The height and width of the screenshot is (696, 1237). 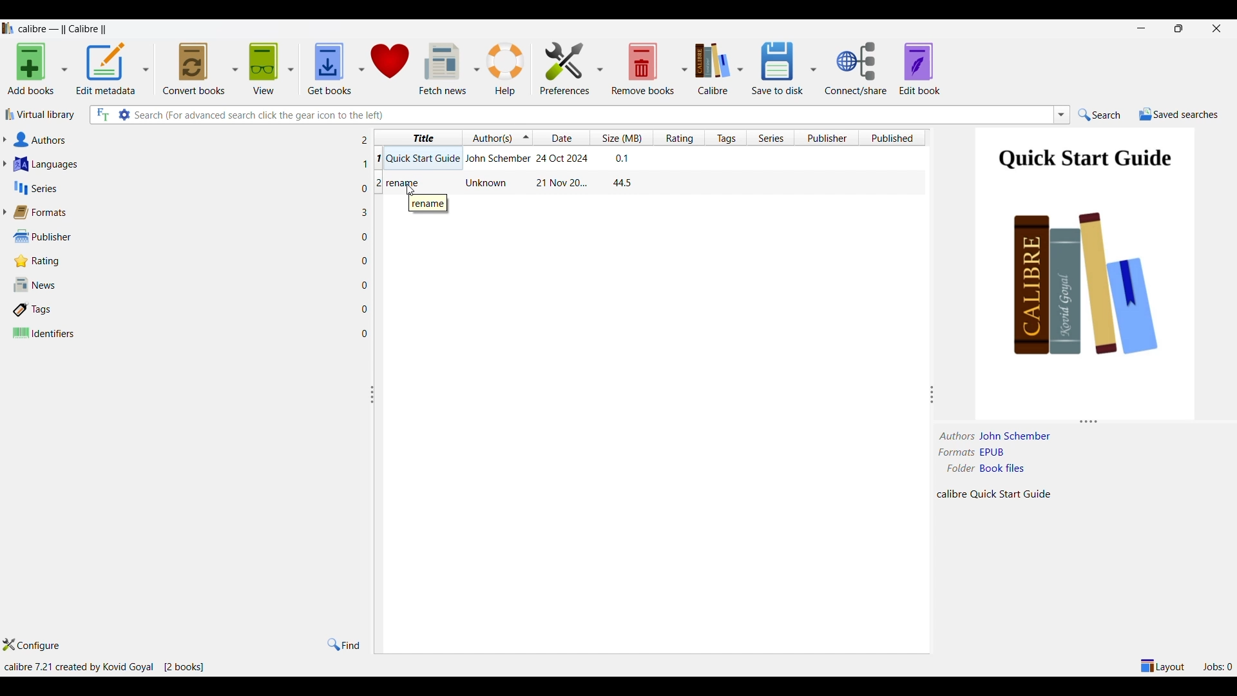 I want to click on Change height of panel attached to this line, so click(x=1073, y=423).